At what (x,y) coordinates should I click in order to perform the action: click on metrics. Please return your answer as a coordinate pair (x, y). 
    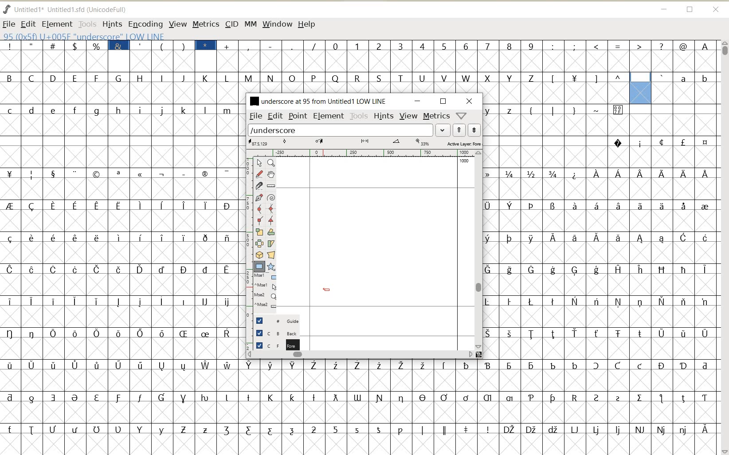
    Looking at the image, I should click on (436, 115).